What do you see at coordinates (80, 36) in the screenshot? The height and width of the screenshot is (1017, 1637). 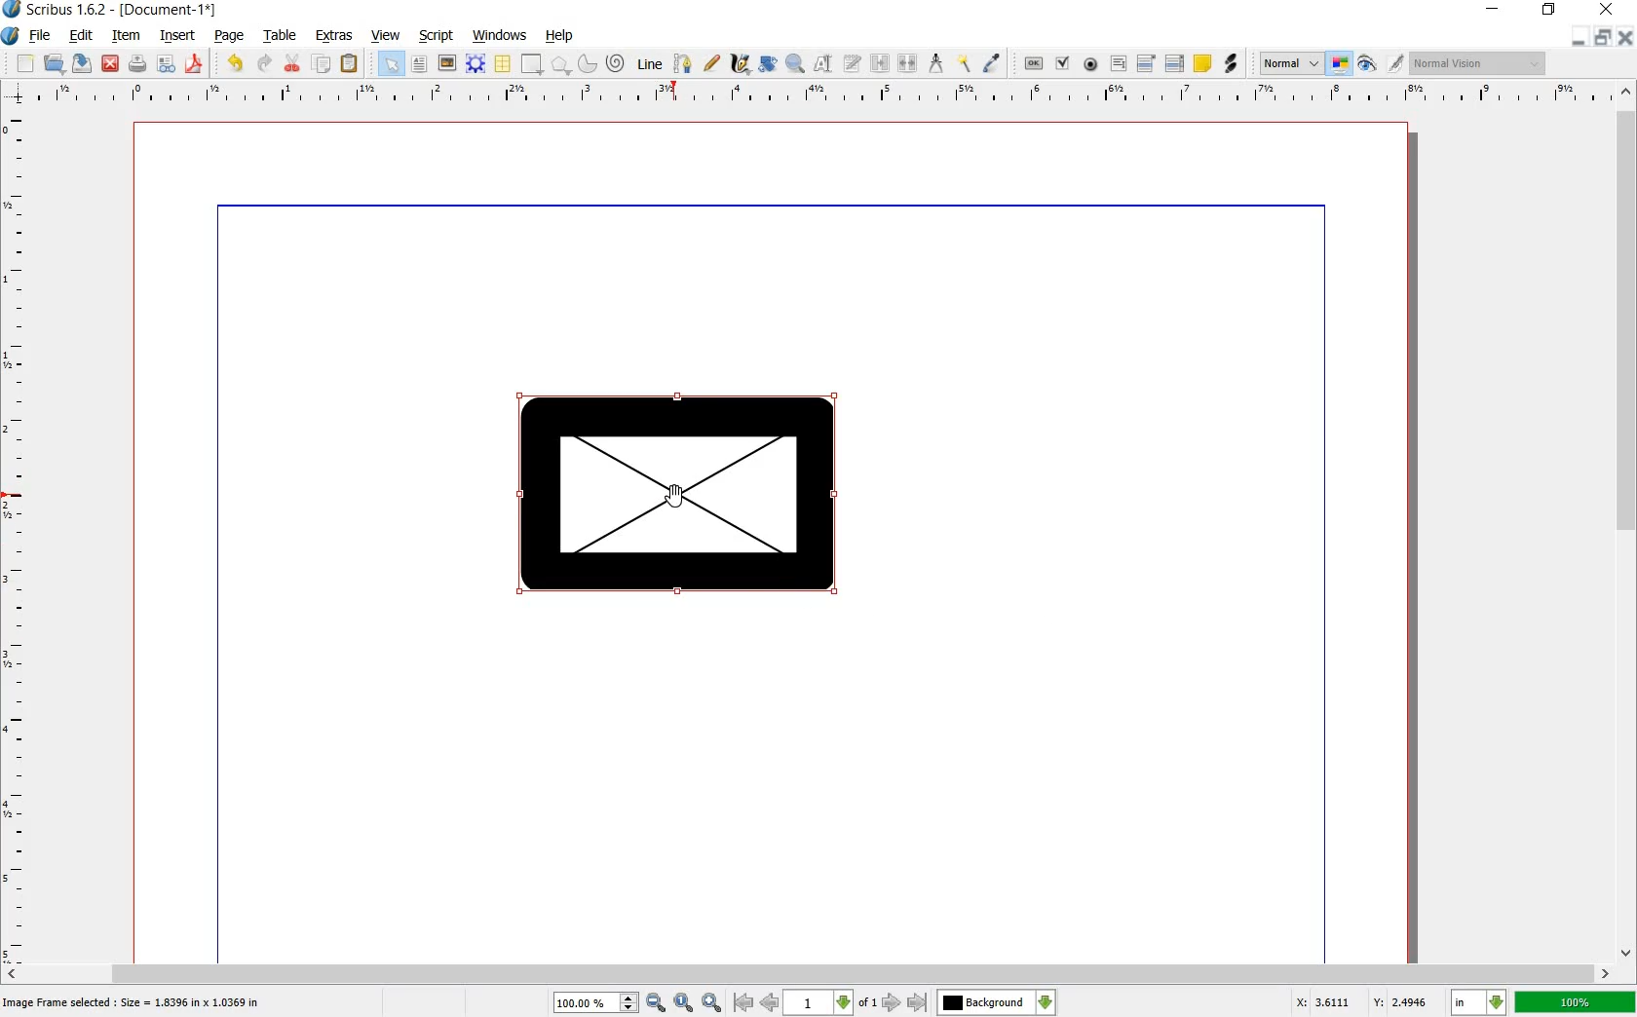 I see `edit` at bounding box center [80, 36].